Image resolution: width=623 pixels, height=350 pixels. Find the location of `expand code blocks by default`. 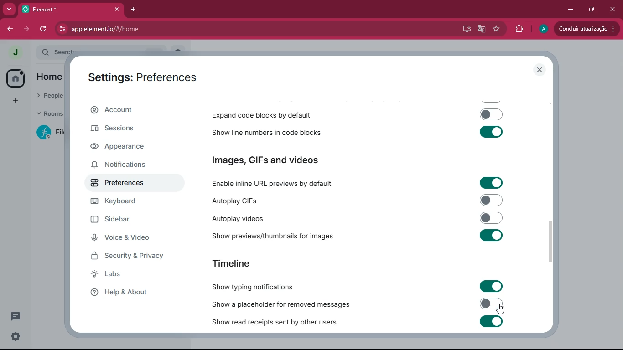

expand code blocks by default is located at coordinates (265, 114).